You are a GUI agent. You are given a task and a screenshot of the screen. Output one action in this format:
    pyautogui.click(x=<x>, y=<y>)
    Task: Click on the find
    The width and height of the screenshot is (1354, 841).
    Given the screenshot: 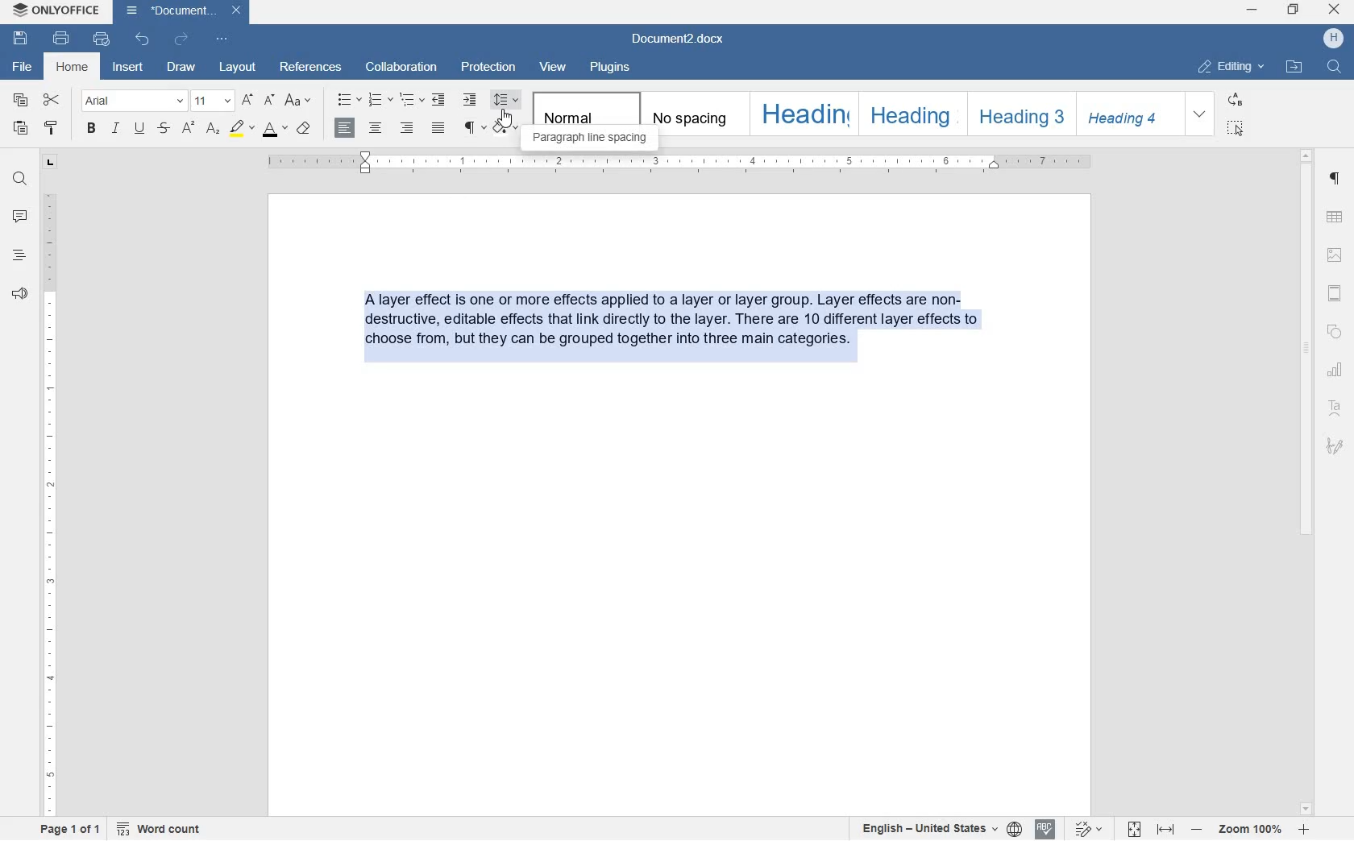 What is the action you would take?
    pyautogui.click(x=19, y=178)
    